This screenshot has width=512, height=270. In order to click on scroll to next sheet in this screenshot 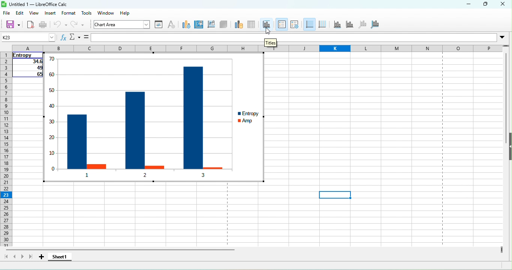, I will do `click(22, 257)`.